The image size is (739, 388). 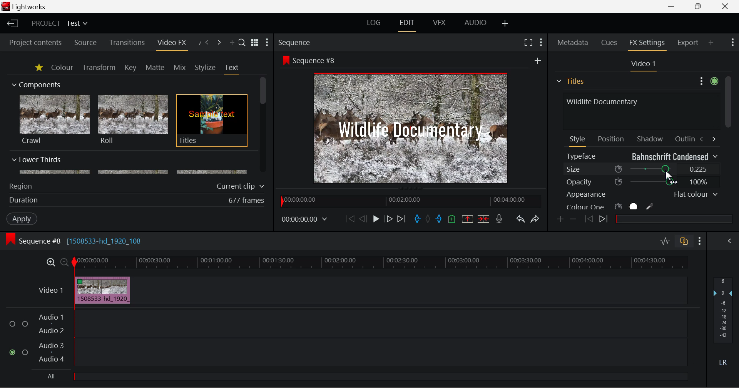 I want to click on Previous keyframes, so click(x=588, y=219).